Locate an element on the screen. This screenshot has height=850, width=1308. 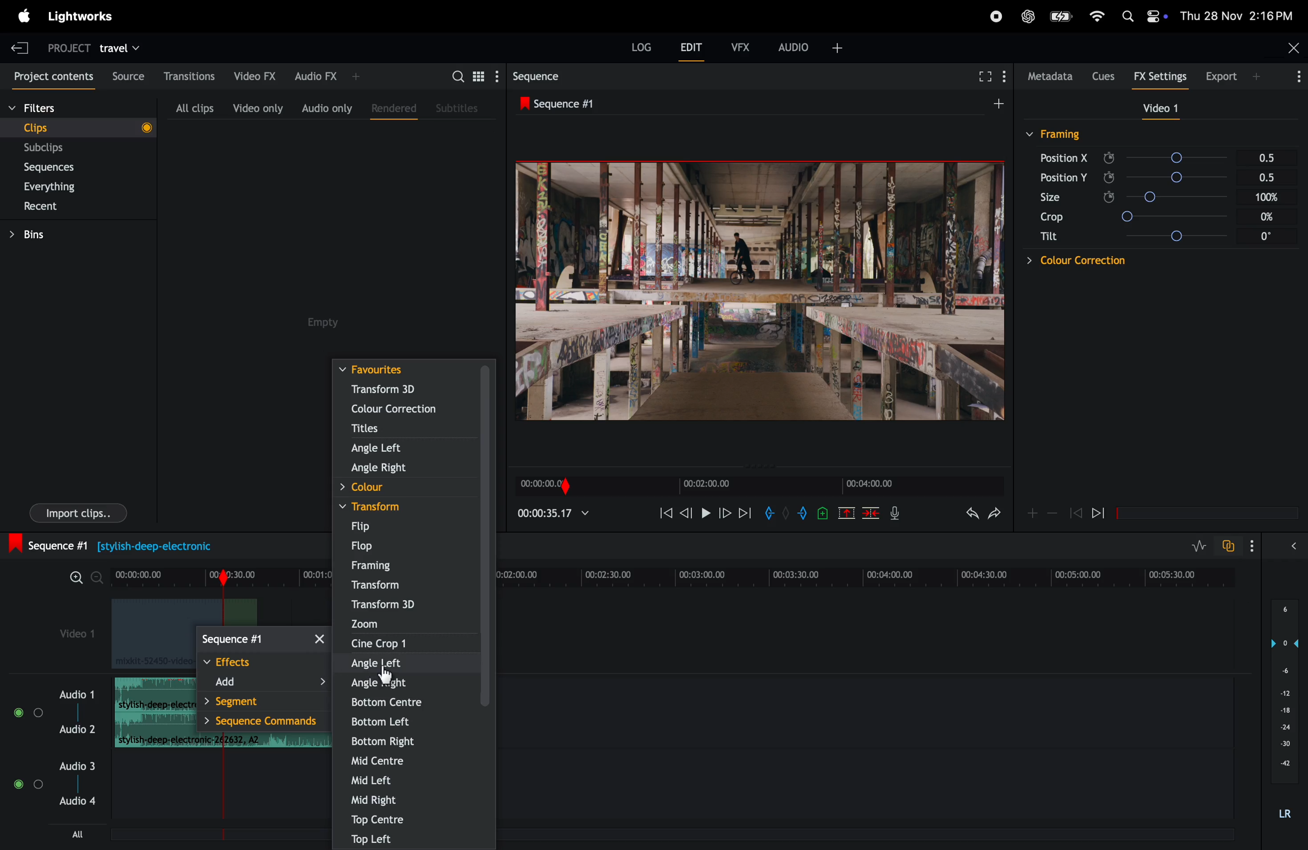
undo is located at coordinates (994, 516).